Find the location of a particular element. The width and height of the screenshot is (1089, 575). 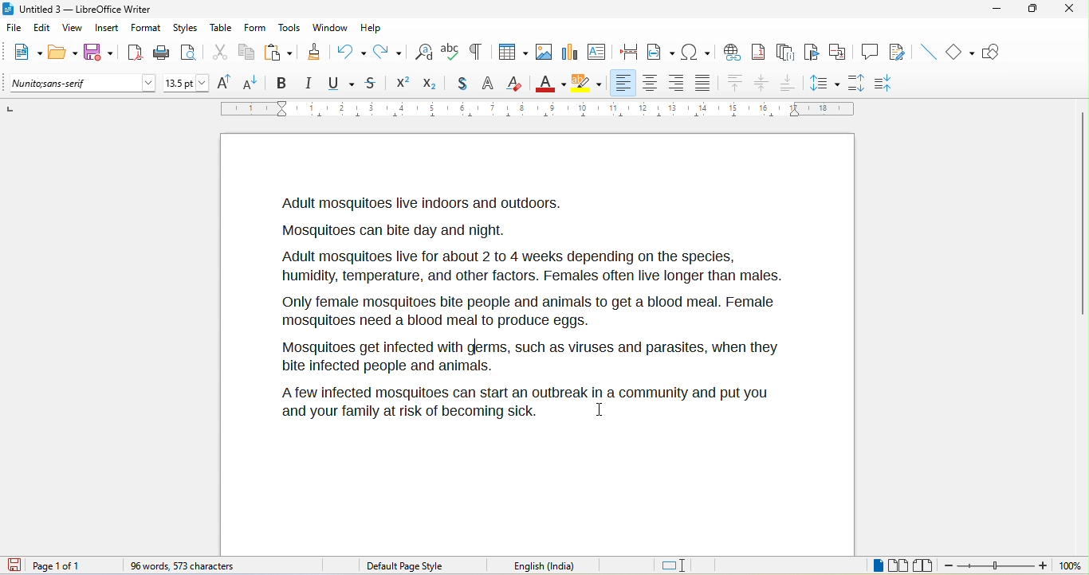

close is located at coordinates (1070, 12).